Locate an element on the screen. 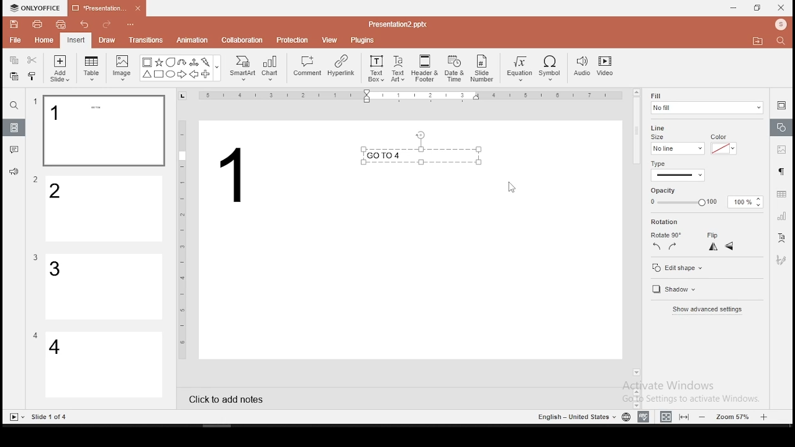 The height and width of the screenshot is (447, 795). collaboration is located at coordinates (243, 39).